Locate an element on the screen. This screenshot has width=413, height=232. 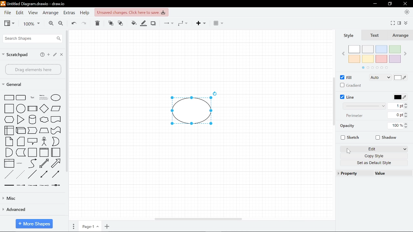
heading is located at coordinates (43, 97).